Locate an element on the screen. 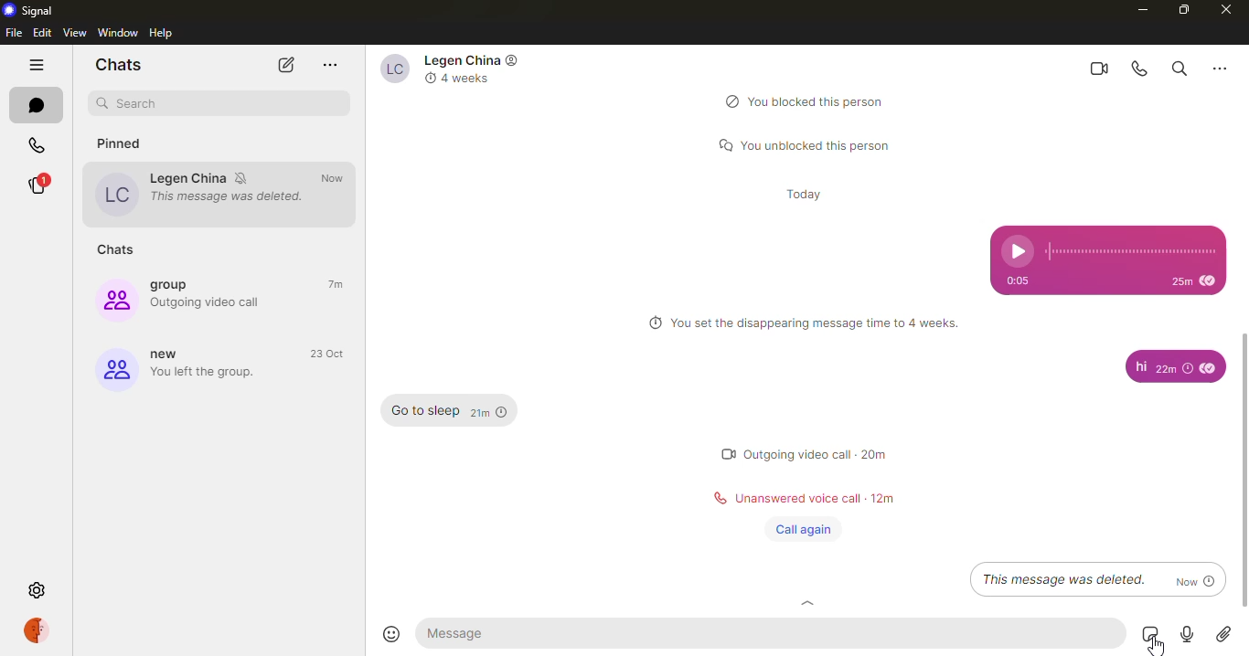  Legen China is located at coordinates (188, 178).